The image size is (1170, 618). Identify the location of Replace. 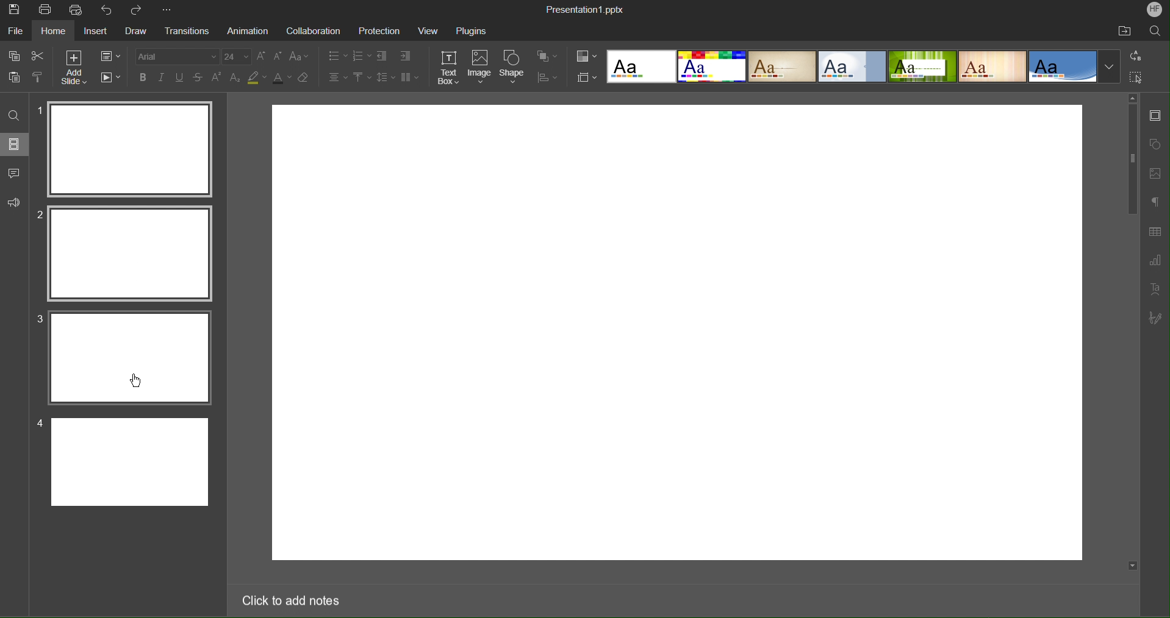
(1136, 56).